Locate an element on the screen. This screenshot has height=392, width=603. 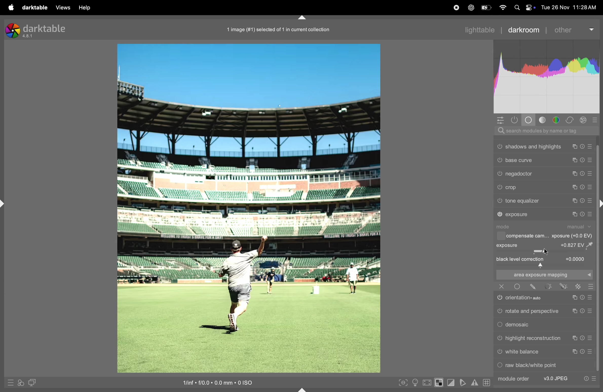
copy is located at coordinates (574, 201).